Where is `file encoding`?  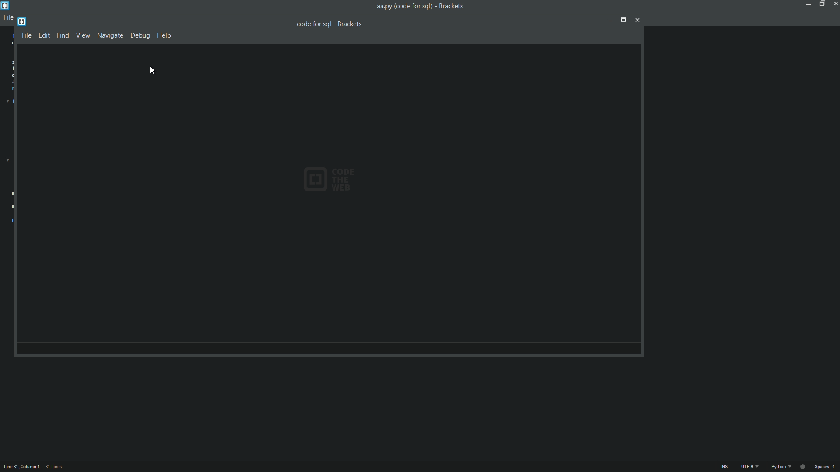
file encoding is located at coordinates (749, 467).